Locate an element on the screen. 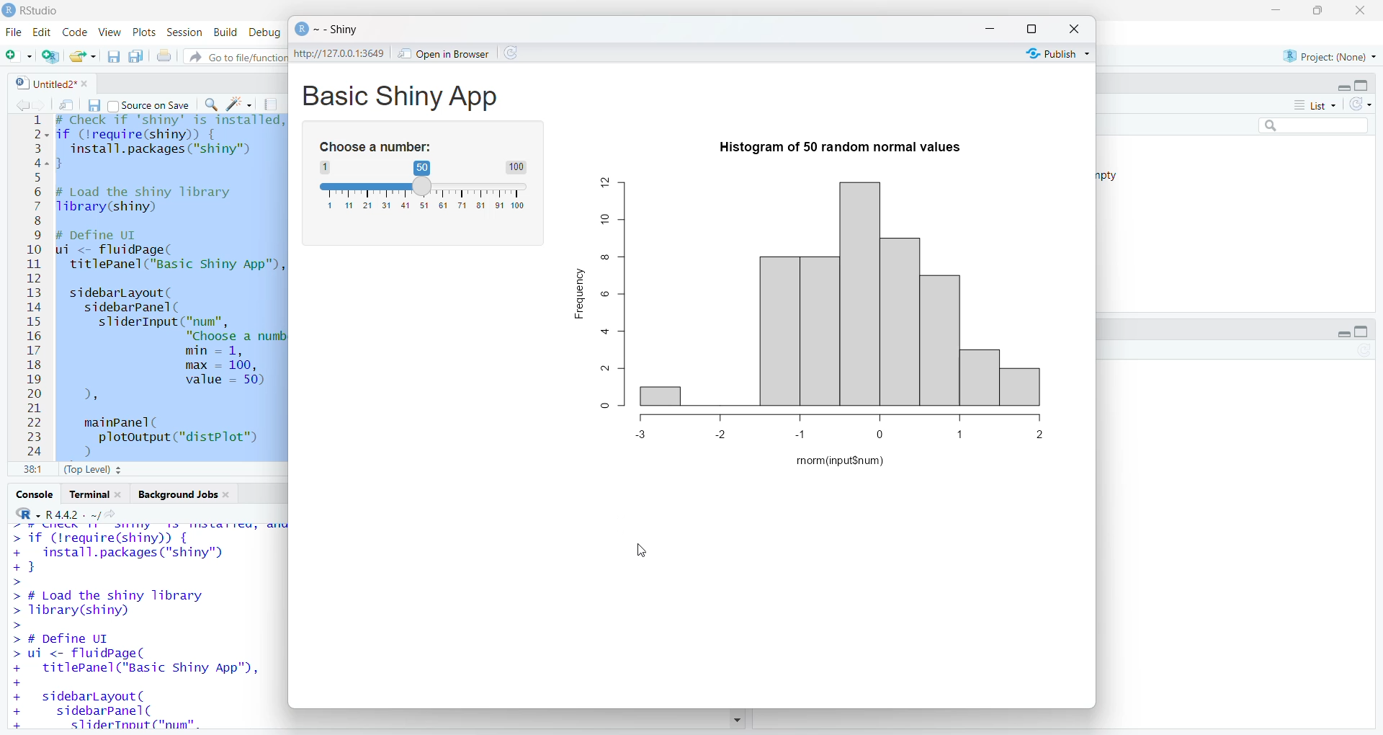 The image size is (1383, 735). Terminal is located at coordinates (86, 494).